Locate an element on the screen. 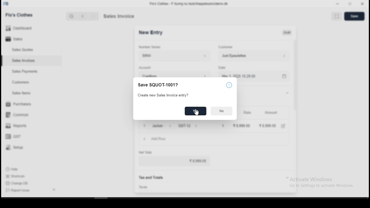 The width and height of the screenshot is (370, 208). sales invoices is located at coordinates (25, 61).